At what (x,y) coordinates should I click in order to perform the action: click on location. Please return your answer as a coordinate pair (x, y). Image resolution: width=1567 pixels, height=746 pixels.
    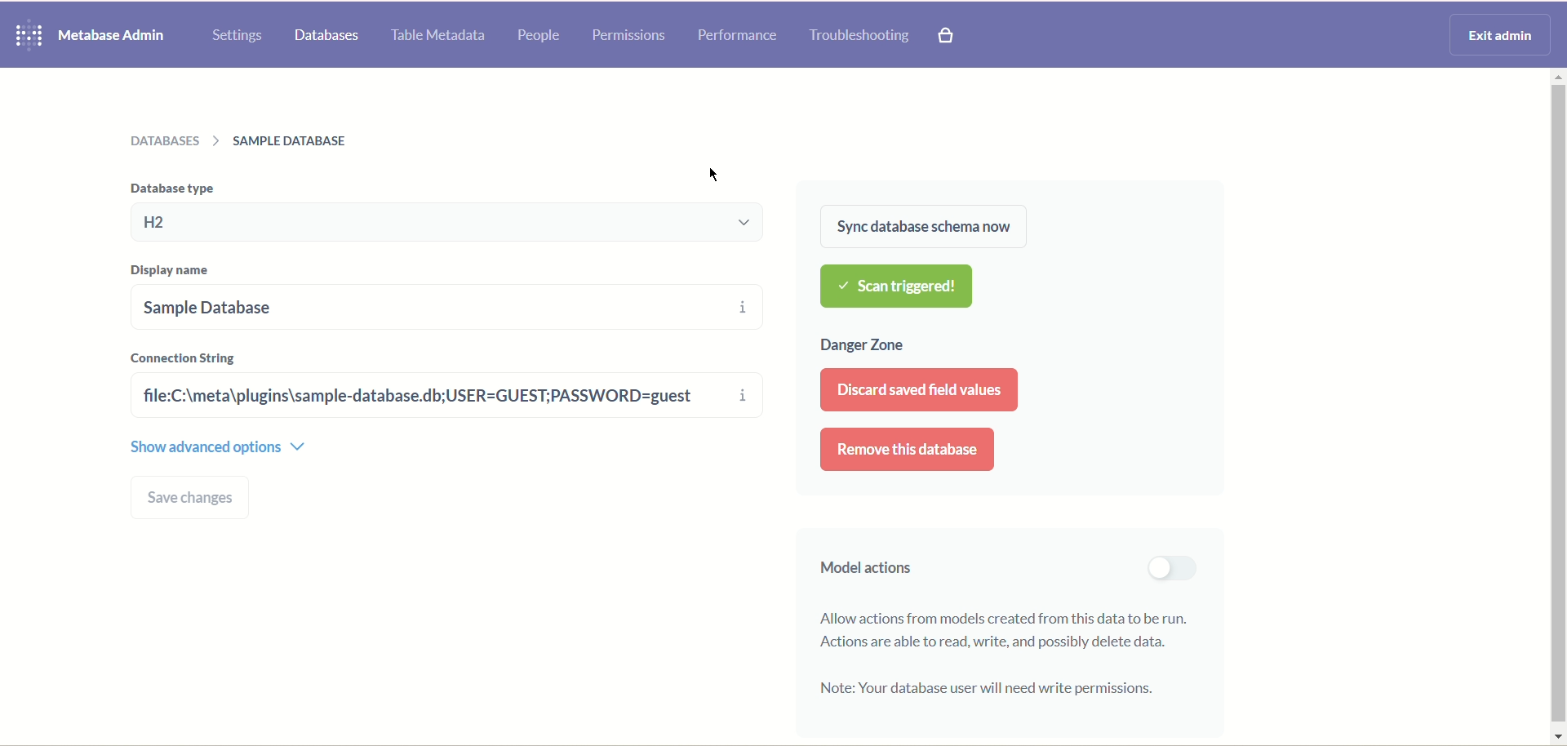
    Looking at the image, I should click on (247, 140).